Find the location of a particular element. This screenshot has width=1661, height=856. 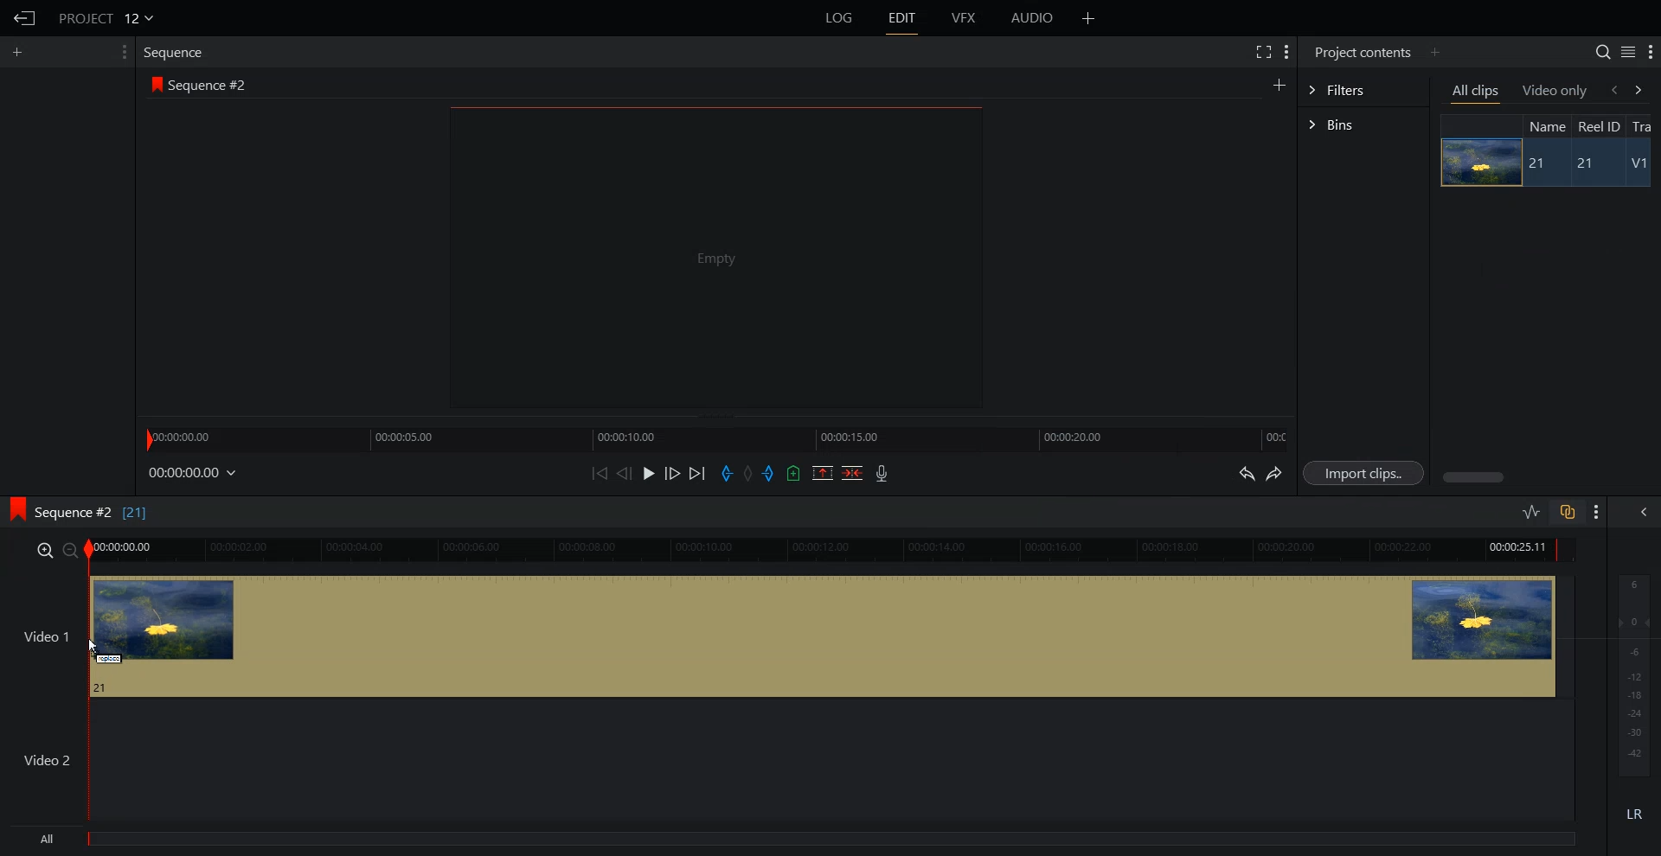

logo is located at coordinates (15, 511).